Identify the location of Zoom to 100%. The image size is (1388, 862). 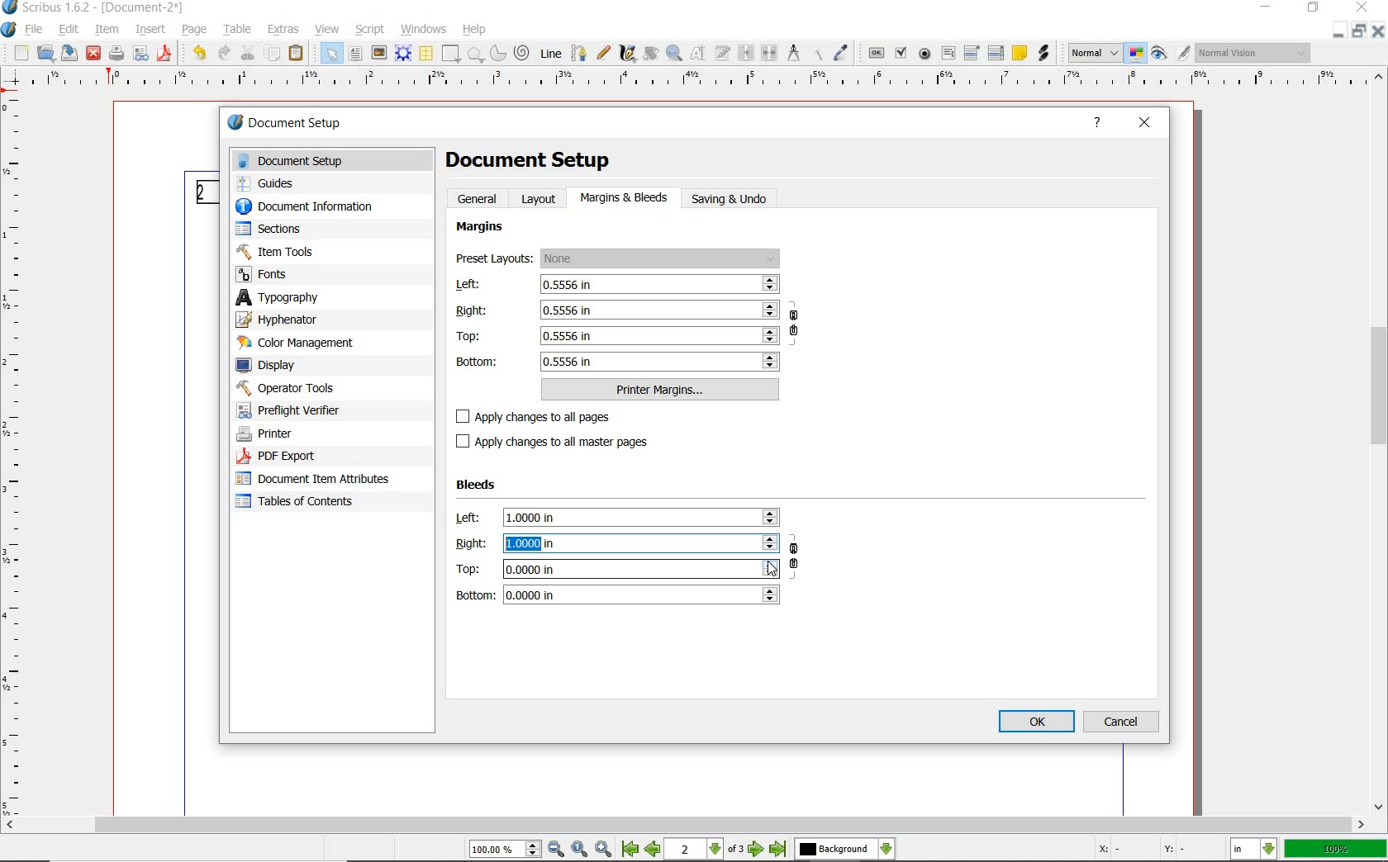
(580, 850).